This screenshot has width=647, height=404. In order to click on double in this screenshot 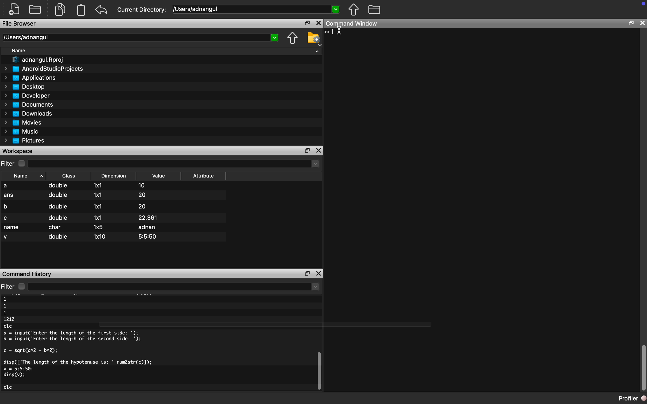, I will do `click(58, 185)`.